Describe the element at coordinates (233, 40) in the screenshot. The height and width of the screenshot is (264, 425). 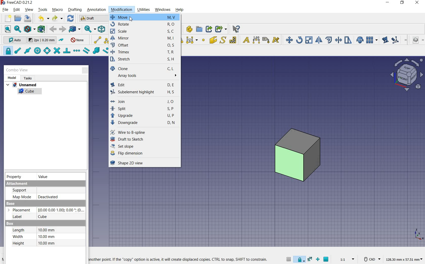
I see `hatch` at that location.